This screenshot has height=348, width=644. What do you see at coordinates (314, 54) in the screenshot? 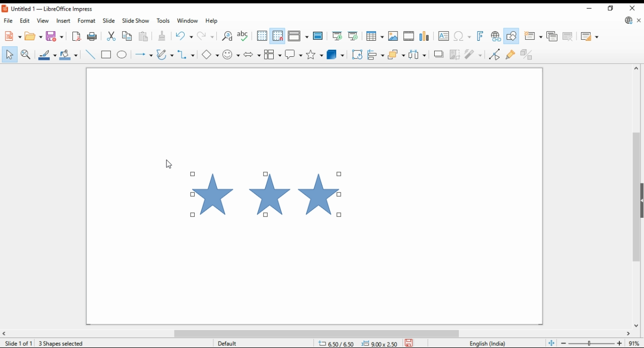
I see `stars and banners` at bounding box center [314, 54].